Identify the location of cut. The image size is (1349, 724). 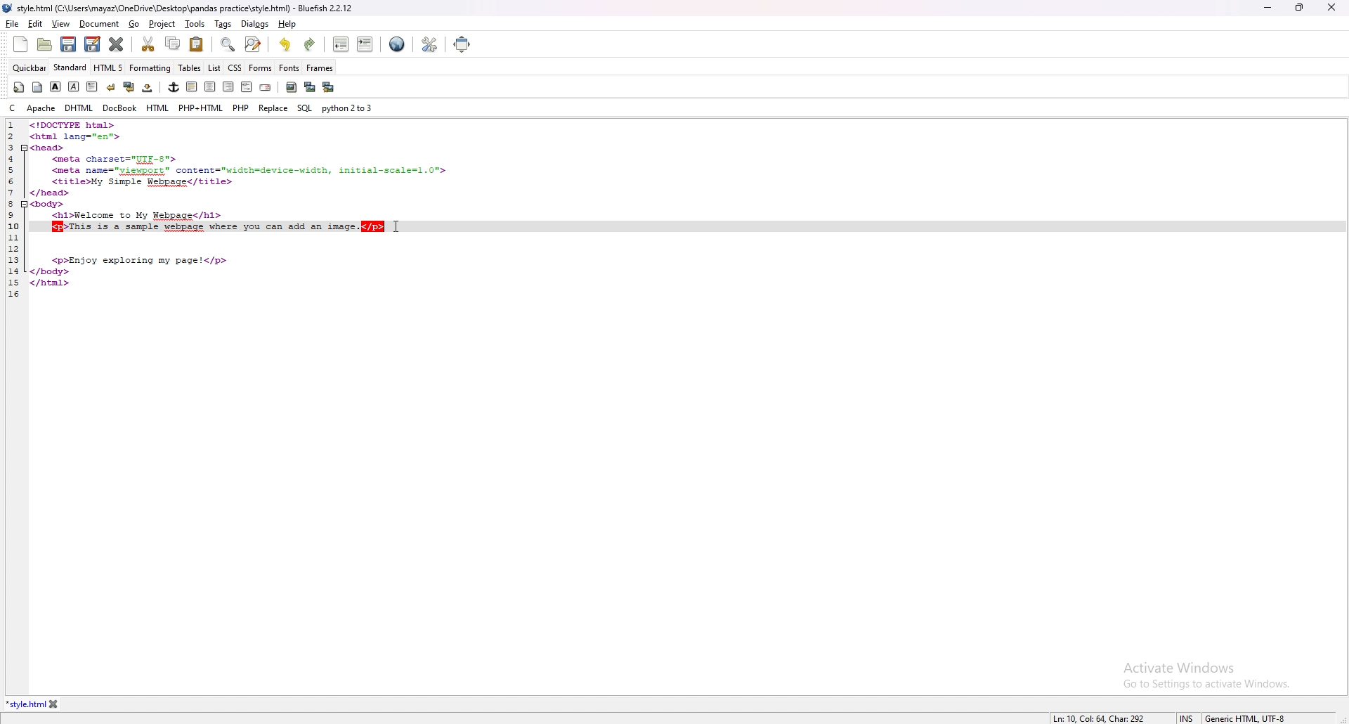
(147, 44).